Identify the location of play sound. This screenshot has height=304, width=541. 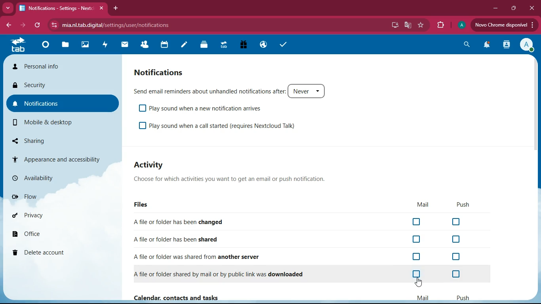
(224, 126).